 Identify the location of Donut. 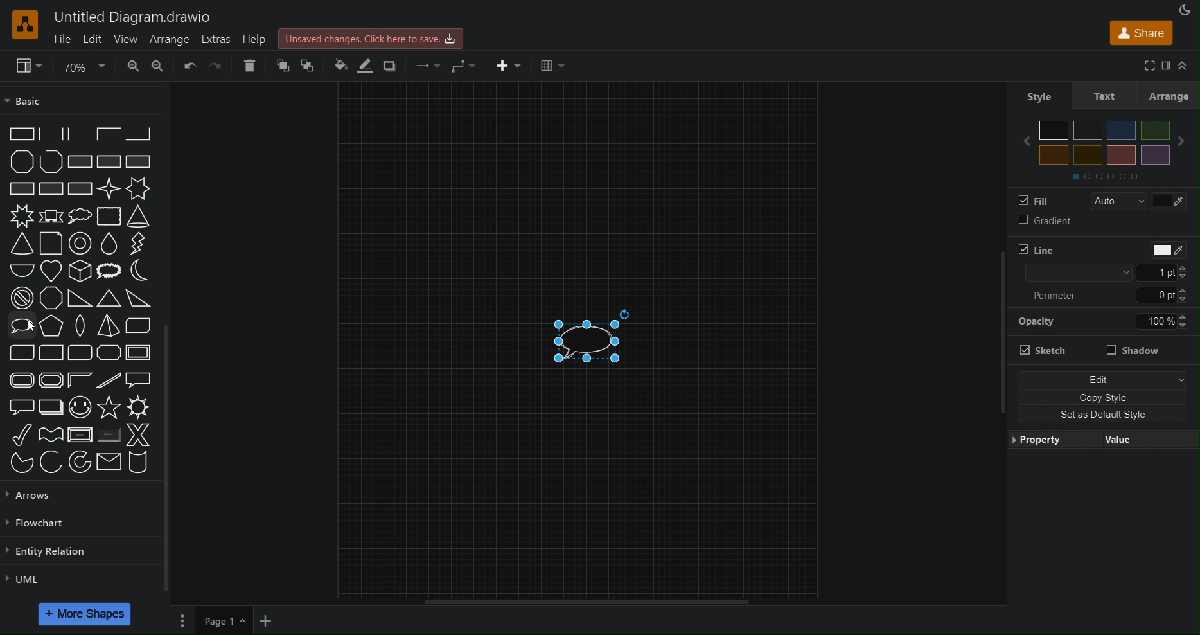
(80, 243).